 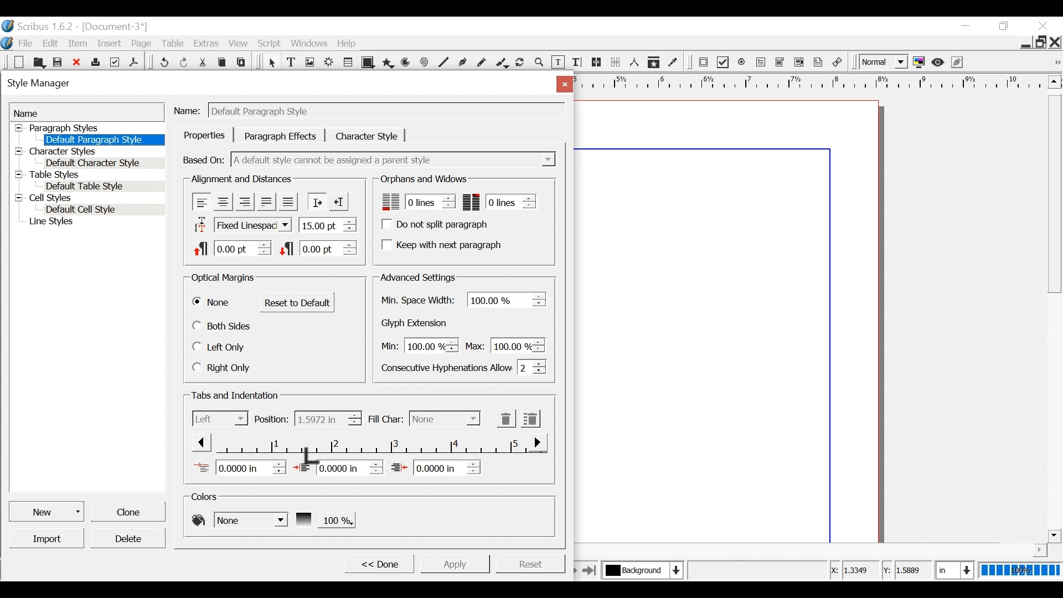 I want to click on Scroll up, so click(x=1052, y=81).